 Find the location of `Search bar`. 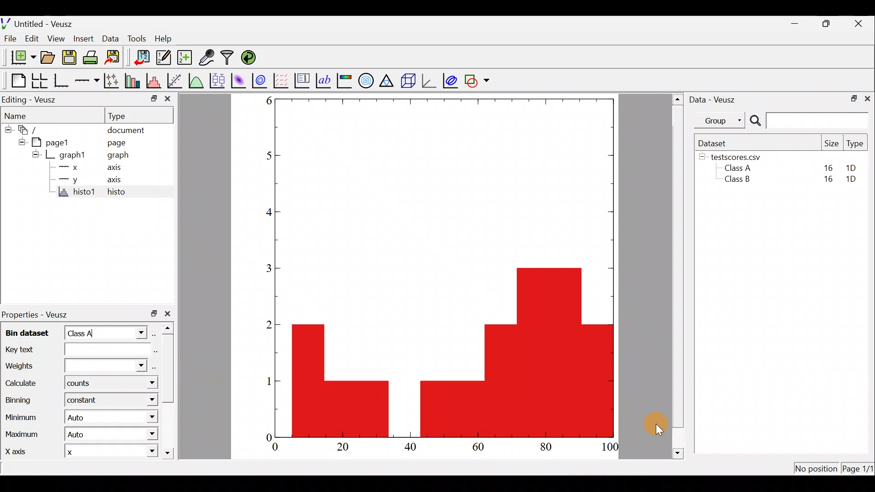

Search bar is located at coordinates (809, 121).